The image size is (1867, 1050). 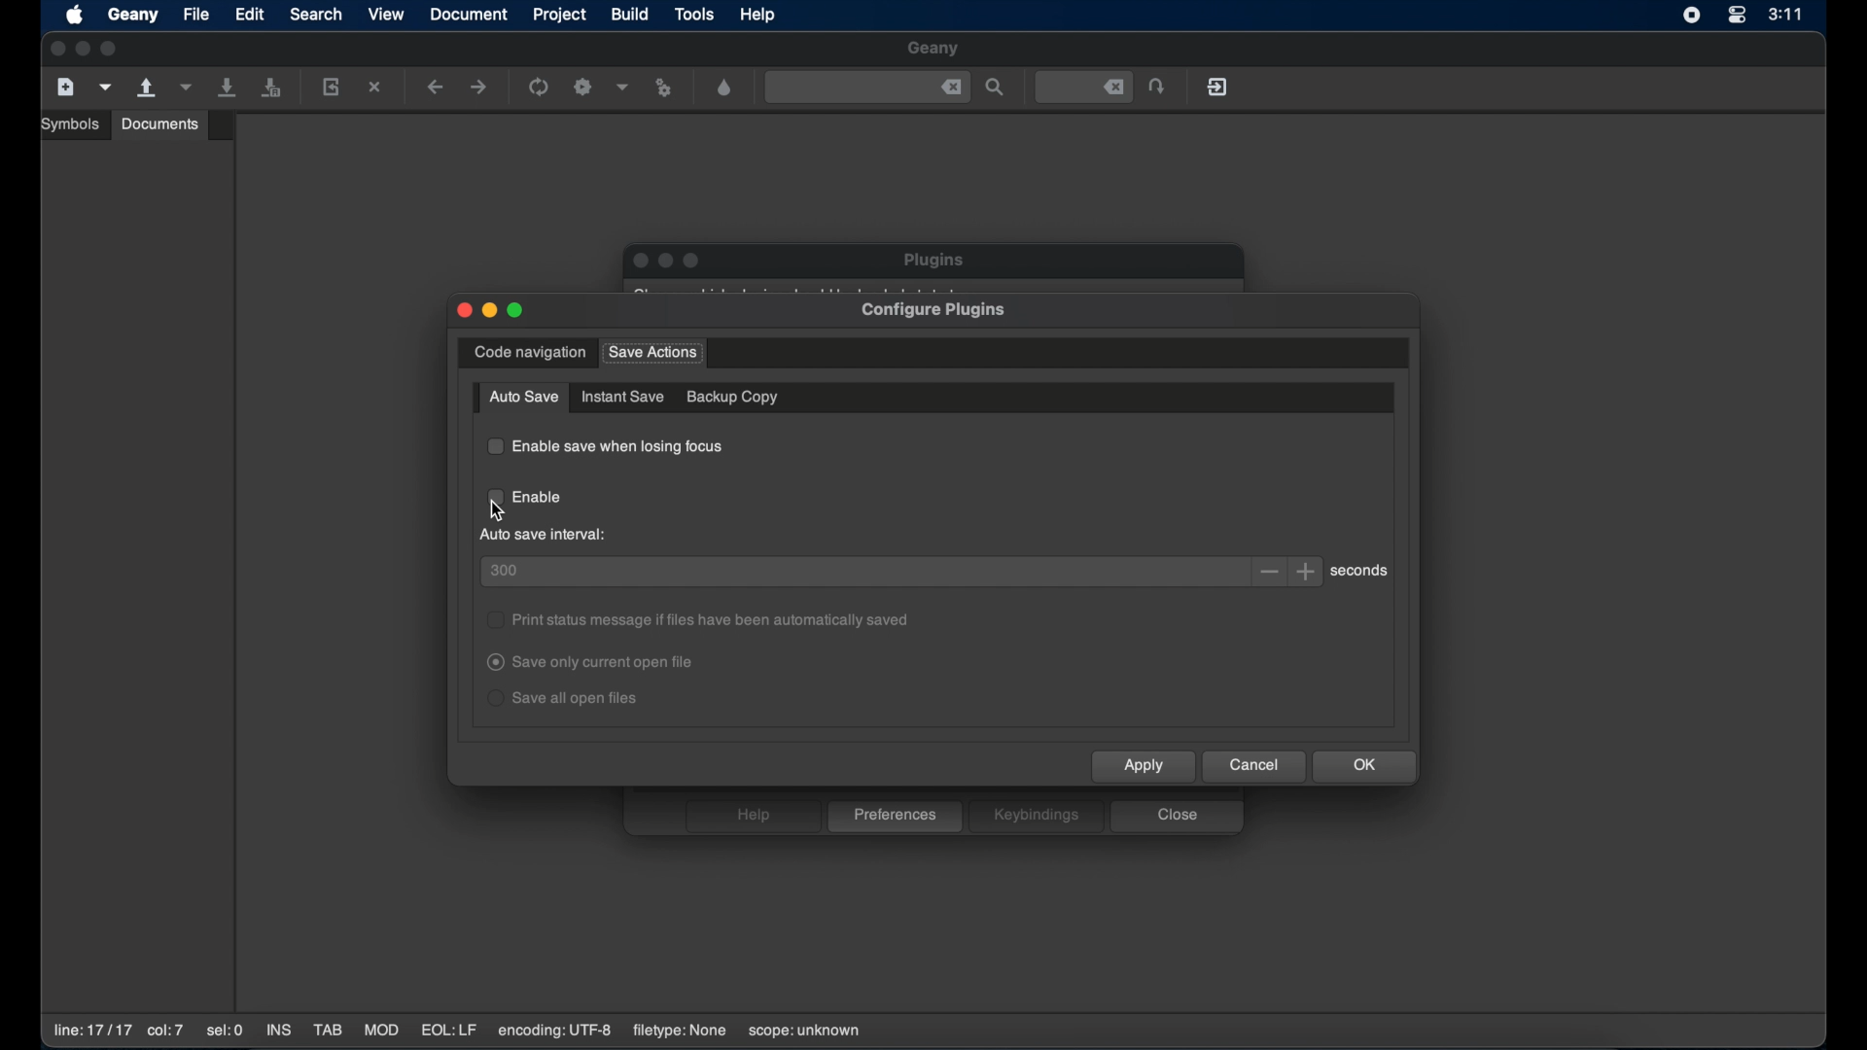 I want to click on symbols, so click(x=73, y=124).